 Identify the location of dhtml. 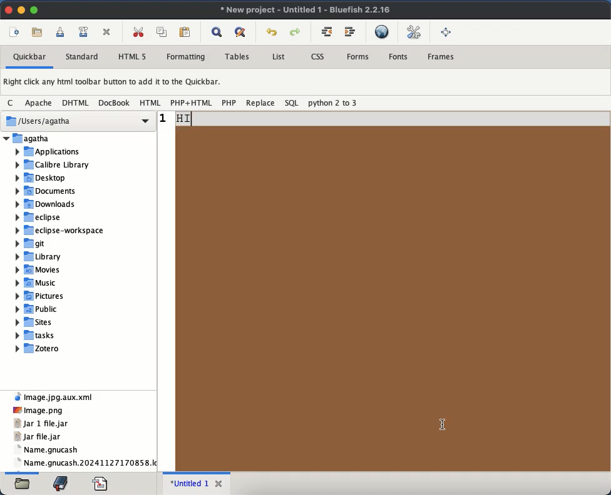
(77, 103).